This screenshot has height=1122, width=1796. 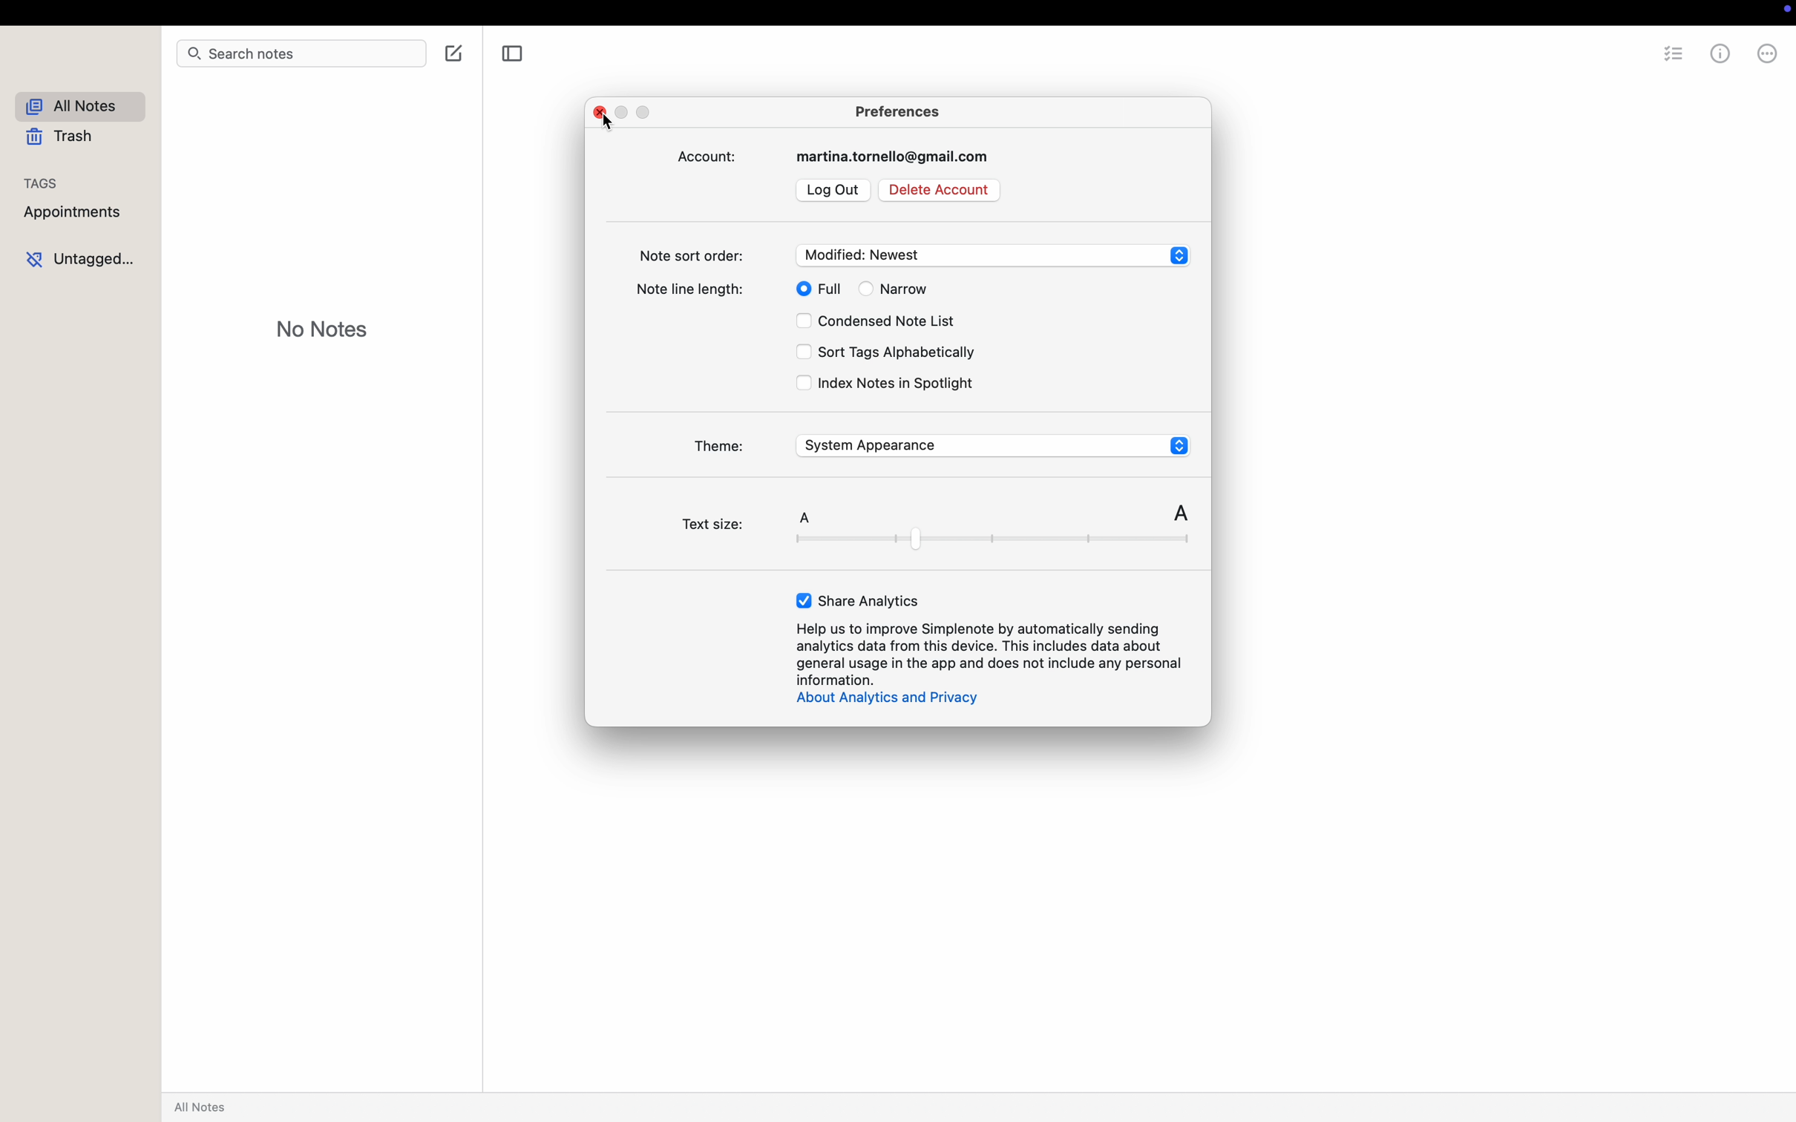 I want to click on untagged, so click(x=83, y=257).